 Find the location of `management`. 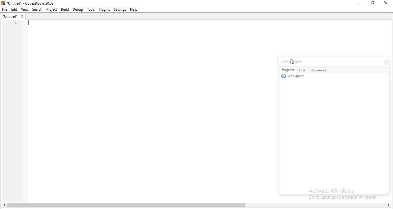

management is located at coordinates (293, 62).